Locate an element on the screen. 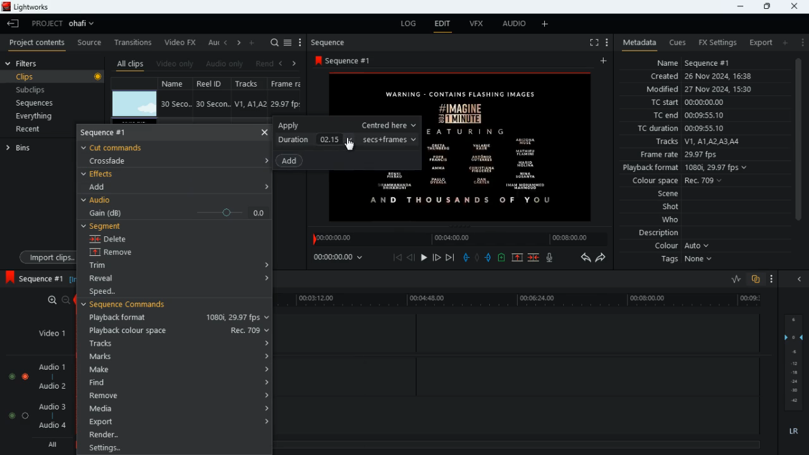 The width and height of the screenshot is (809, 455). 30 secon... is located at coordinates (211, 104).